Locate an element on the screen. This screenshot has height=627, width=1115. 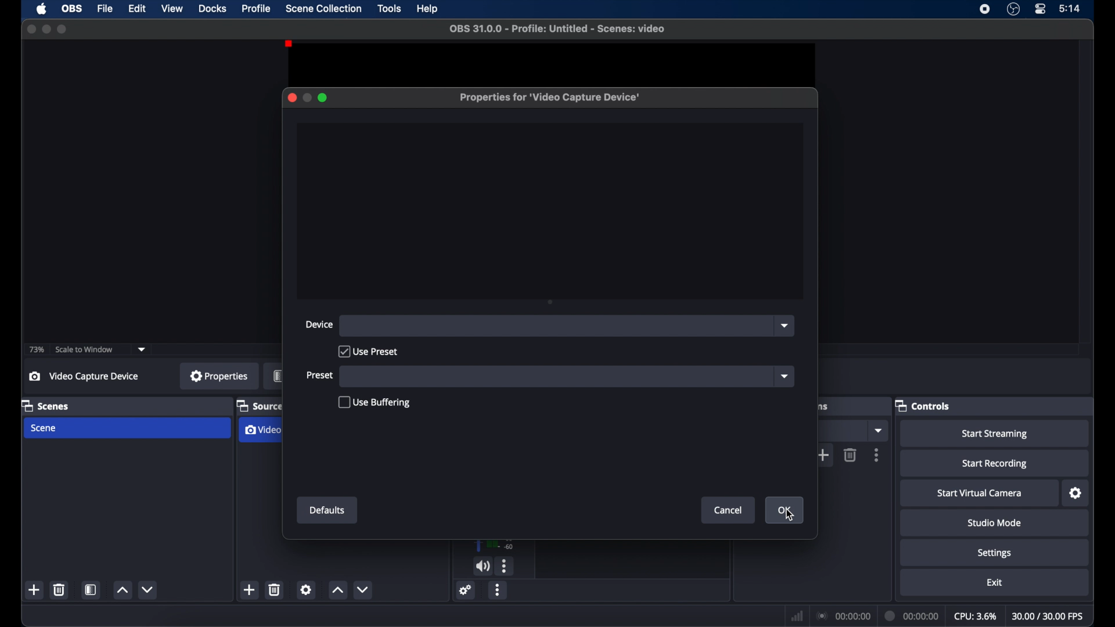
oBS 31.0.0 - Profile: Untitled - Scenes: video is located at coordinates (563, 30).